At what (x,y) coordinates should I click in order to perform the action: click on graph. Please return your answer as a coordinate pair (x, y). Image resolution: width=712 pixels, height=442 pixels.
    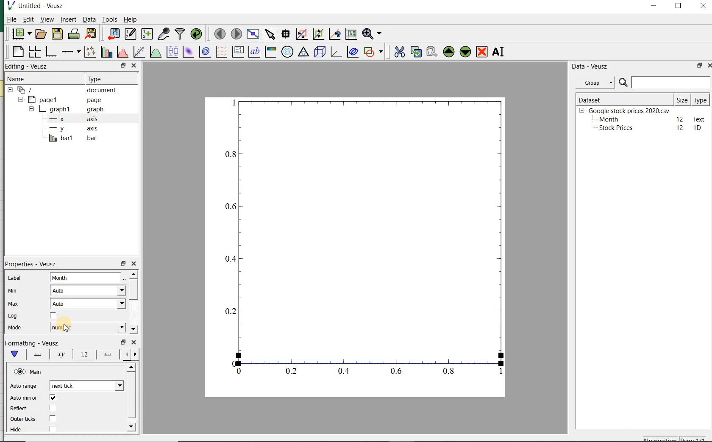
    Looking at the image, I should click on (363, 238).